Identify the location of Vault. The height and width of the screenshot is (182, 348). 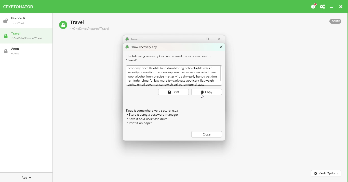
(24, 21).